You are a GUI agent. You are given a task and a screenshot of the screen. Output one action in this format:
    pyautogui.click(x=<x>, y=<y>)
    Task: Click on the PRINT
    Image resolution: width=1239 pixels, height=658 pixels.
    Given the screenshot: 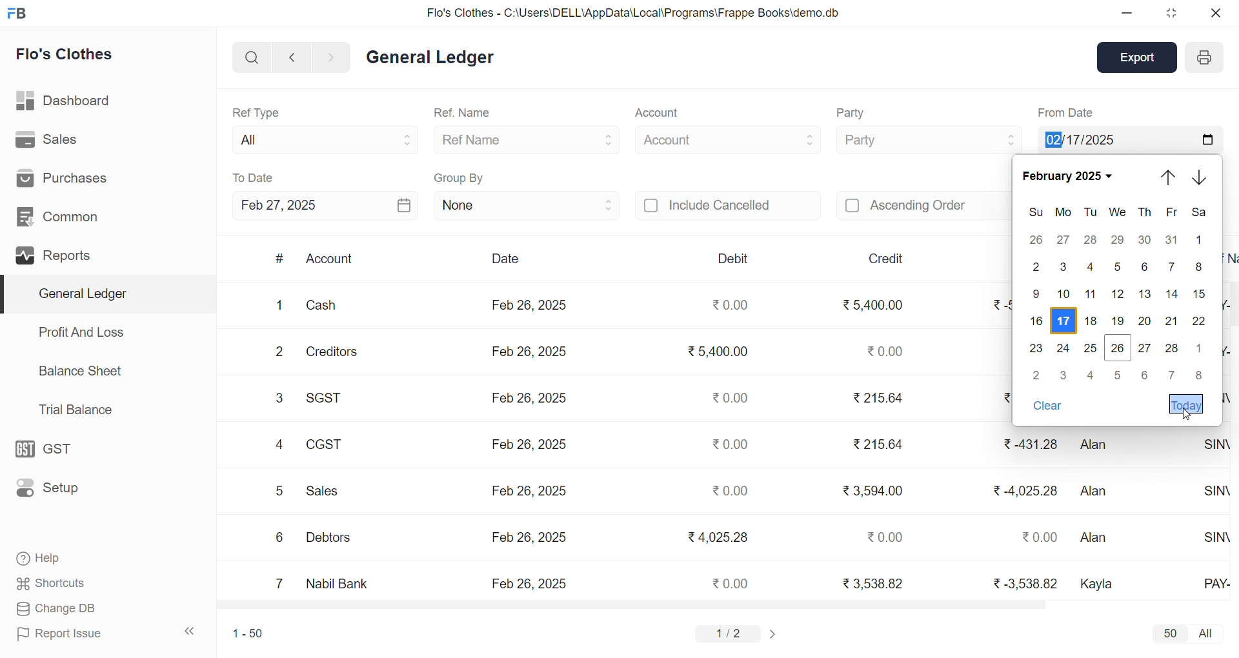 What is the action you would take?
    pyautogui.click(x=1204, y=59)
    